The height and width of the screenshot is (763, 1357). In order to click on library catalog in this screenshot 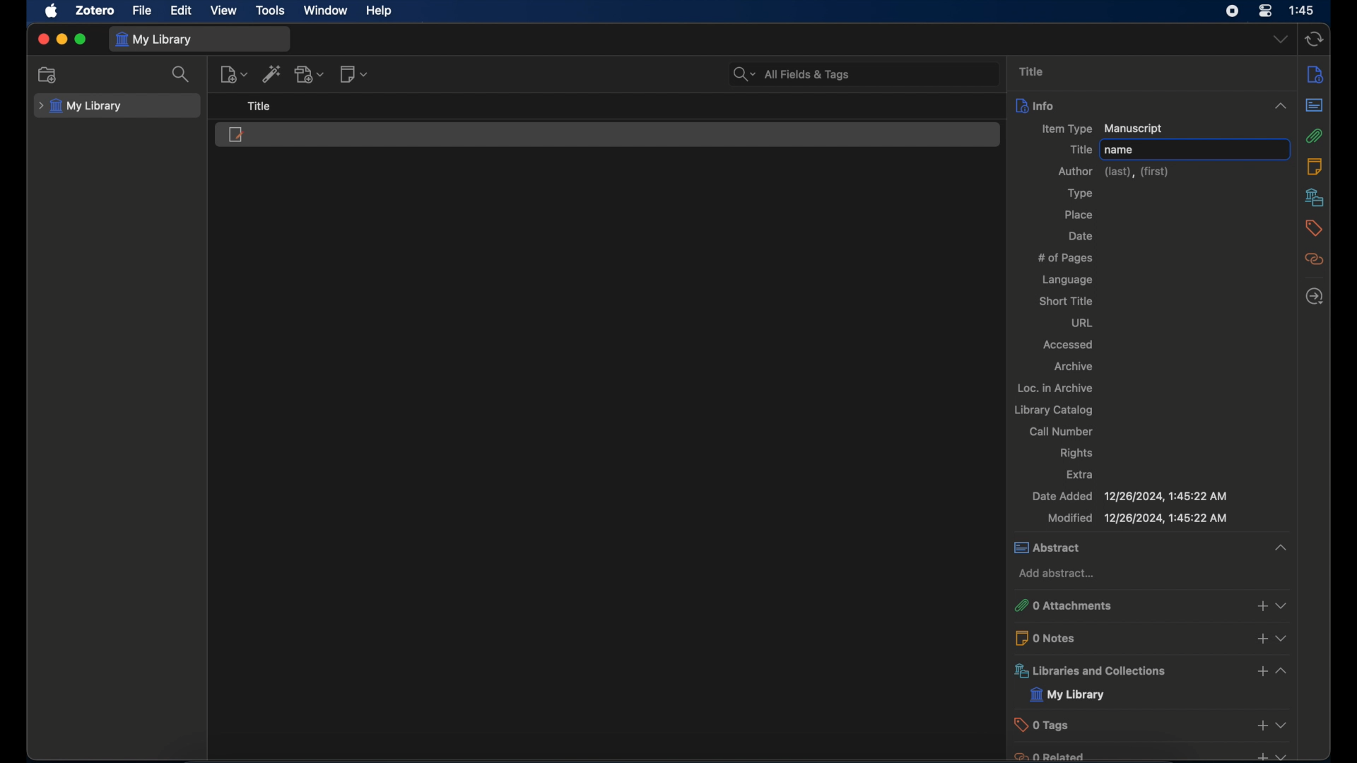, I will do `click(1053, 410)`.